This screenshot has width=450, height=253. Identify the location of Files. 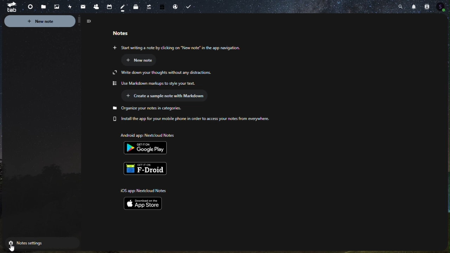
(44, 5).